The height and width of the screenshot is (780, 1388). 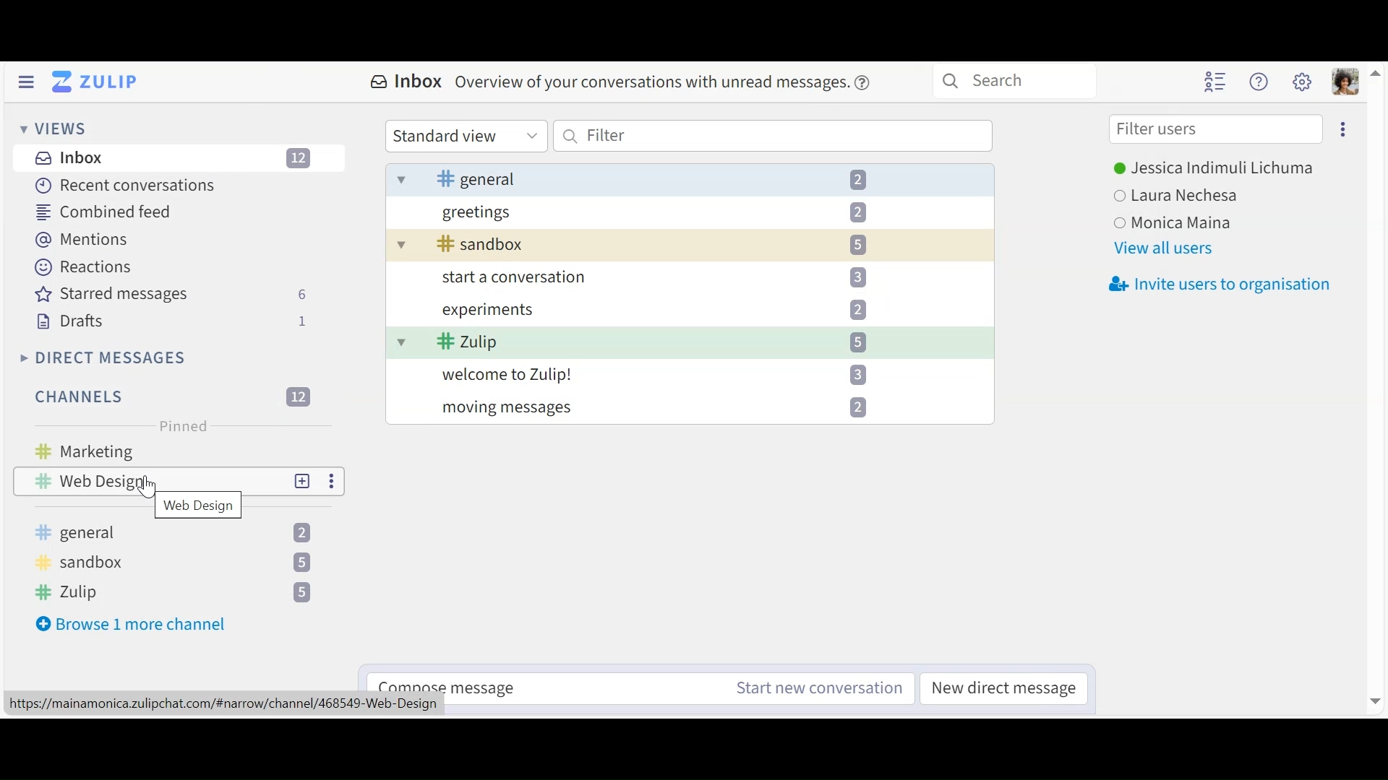 I want to click on Hide user list, so click(x=1216, y=82).